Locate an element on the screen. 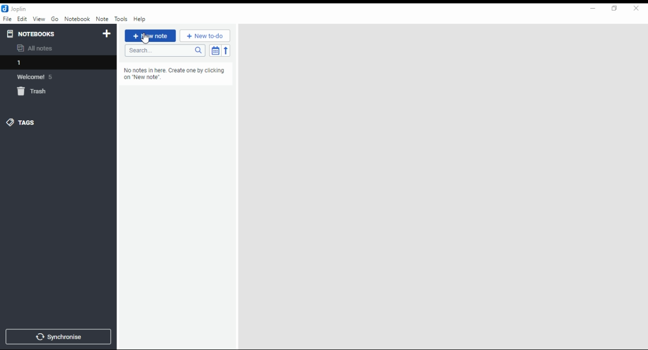 The width and height of the screenshot is (648, 350). file is located at coordinates (7, 19).